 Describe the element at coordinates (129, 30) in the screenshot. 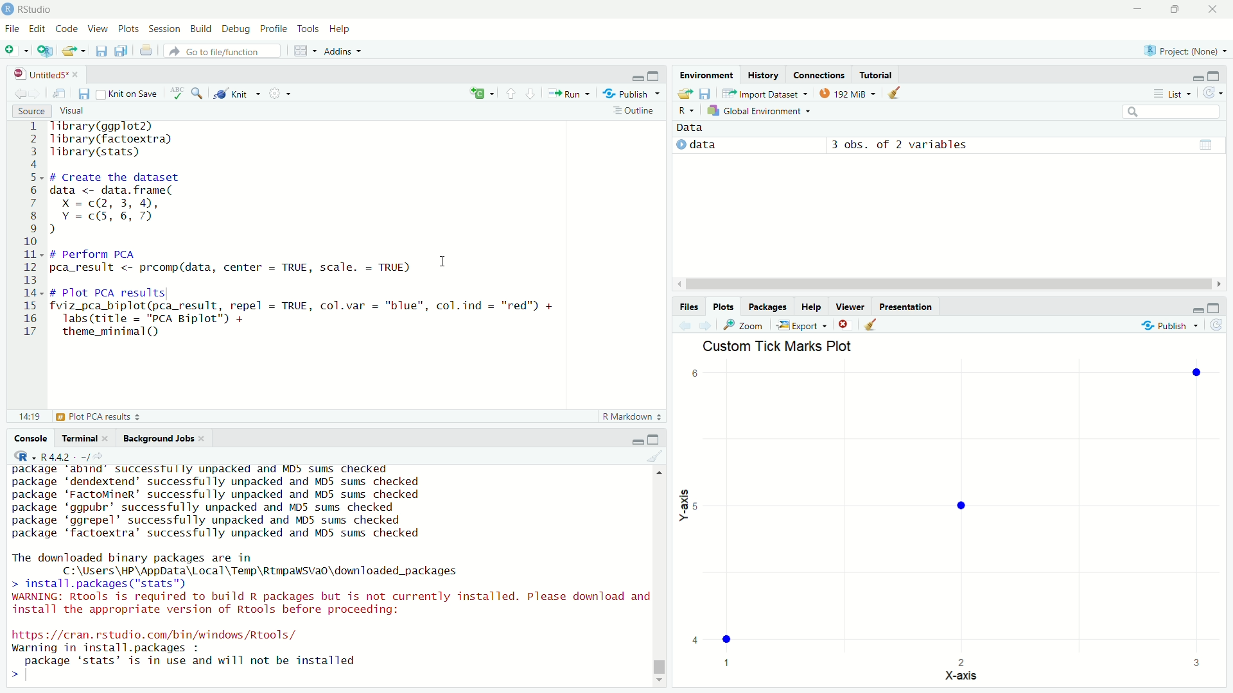

I see `plots` at that location.